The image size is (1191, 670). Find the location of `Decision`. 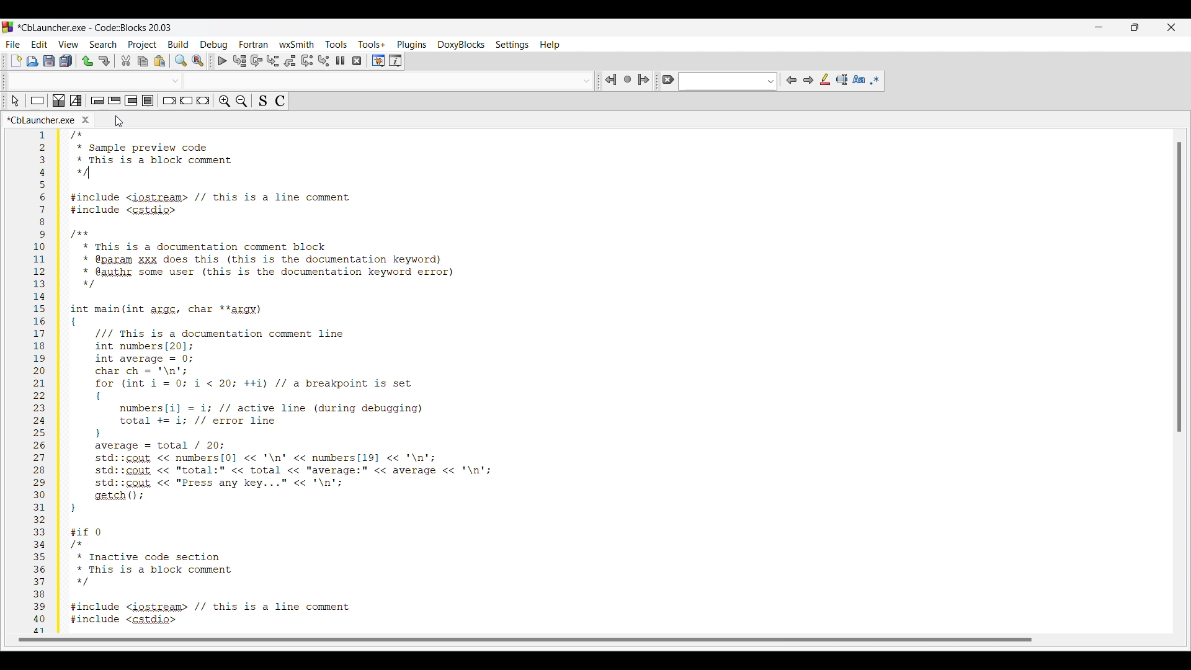

Decision is located at coordinates (60, 100).